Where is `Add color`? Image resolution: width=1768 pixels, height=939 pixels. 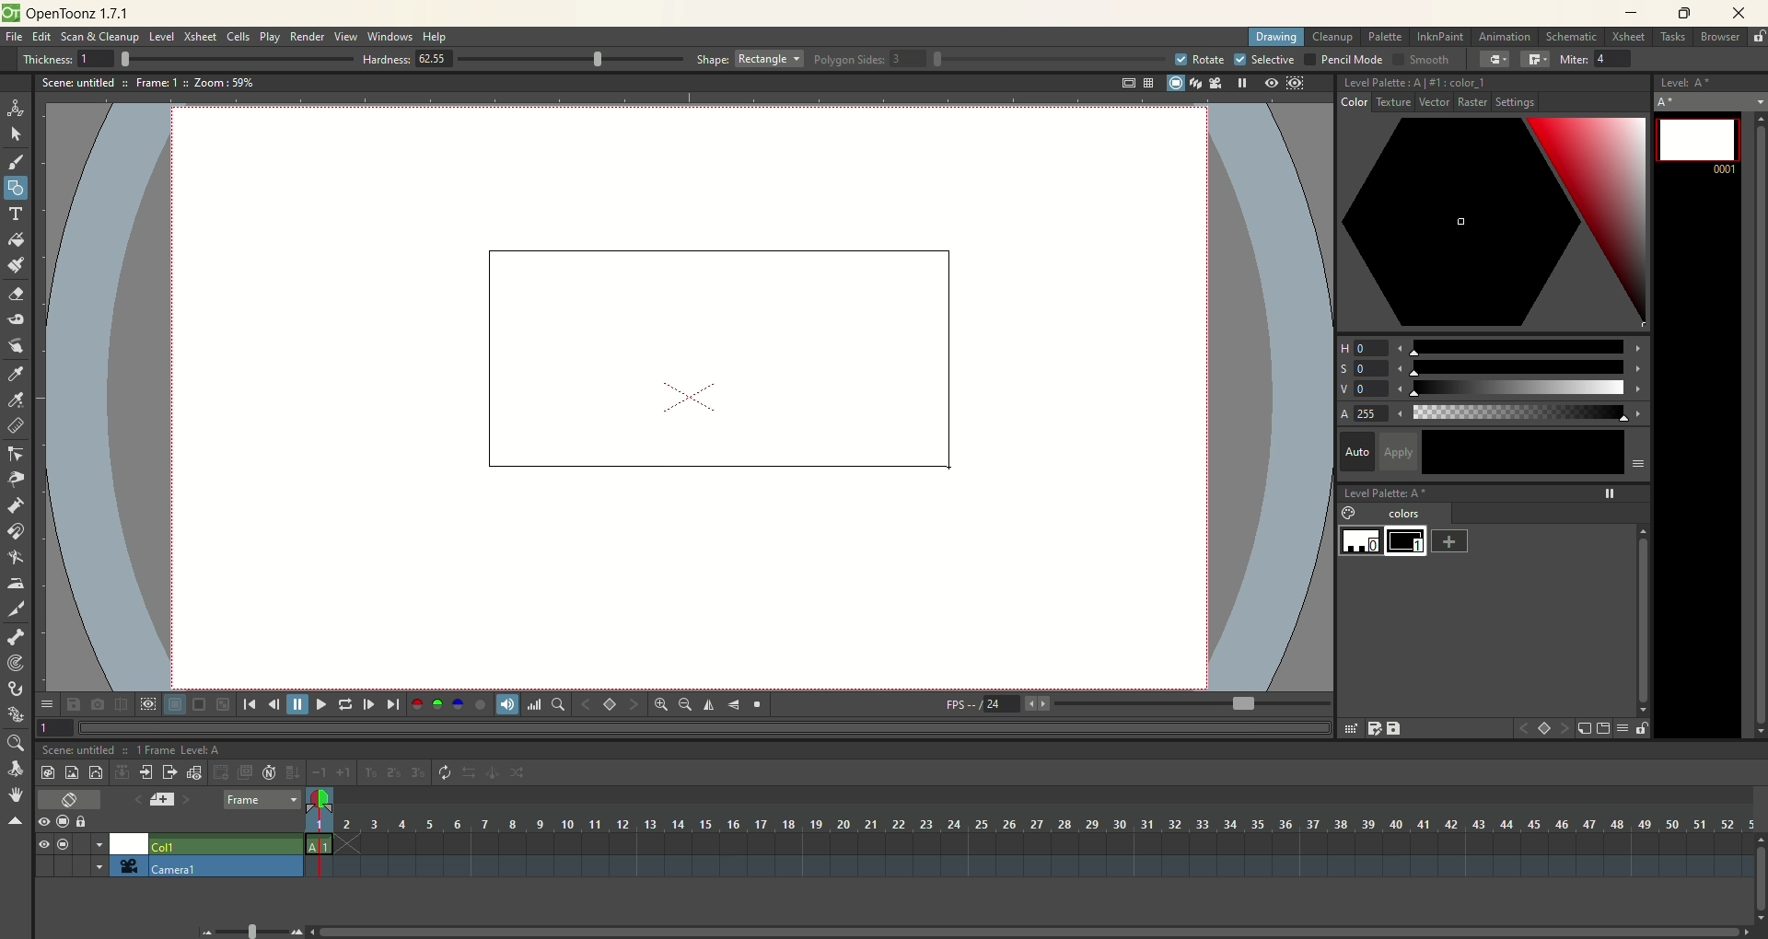 Add color is located at coordinates (1450, 540).